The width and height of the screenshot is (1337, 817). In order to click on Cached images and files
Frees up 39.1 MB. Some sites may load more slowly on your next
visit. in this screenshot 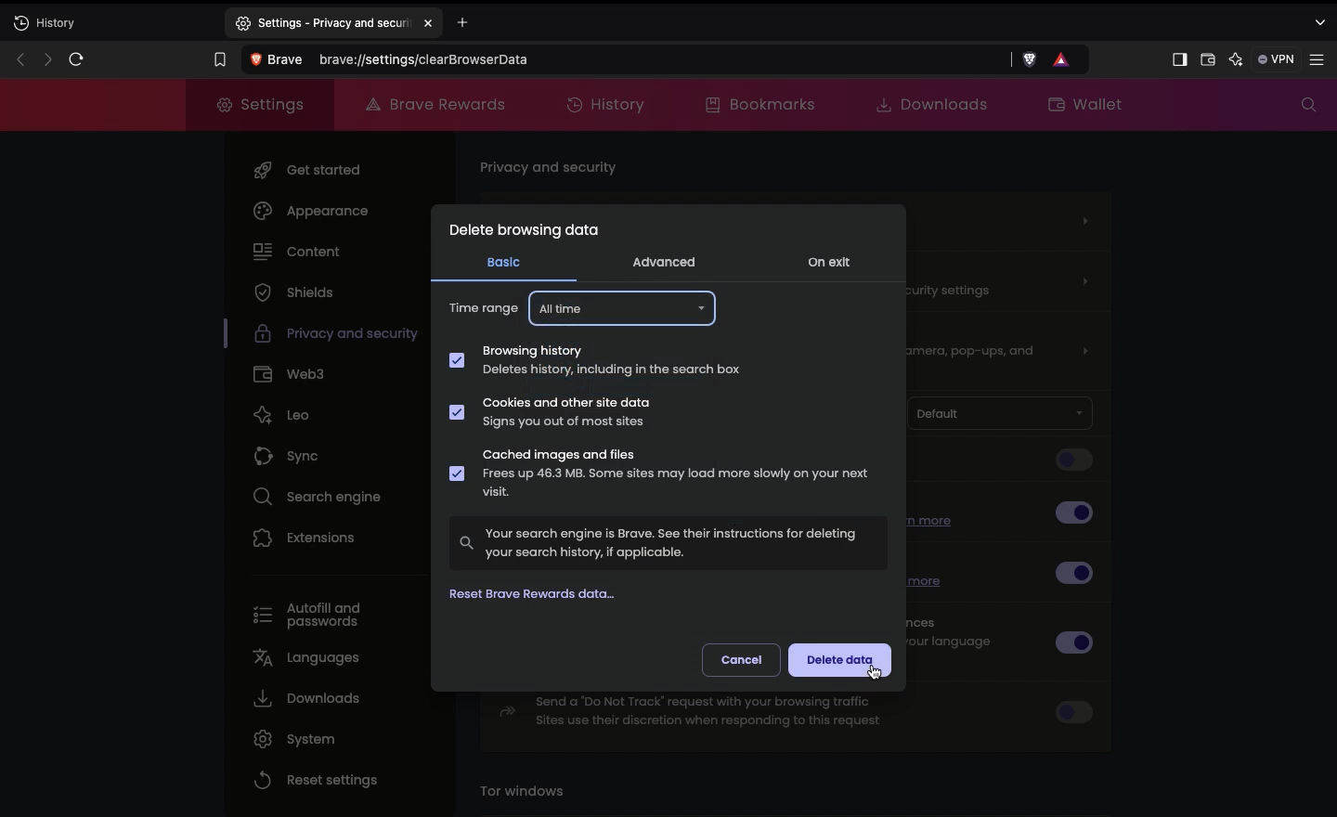, I will do `click(661, 476)`.